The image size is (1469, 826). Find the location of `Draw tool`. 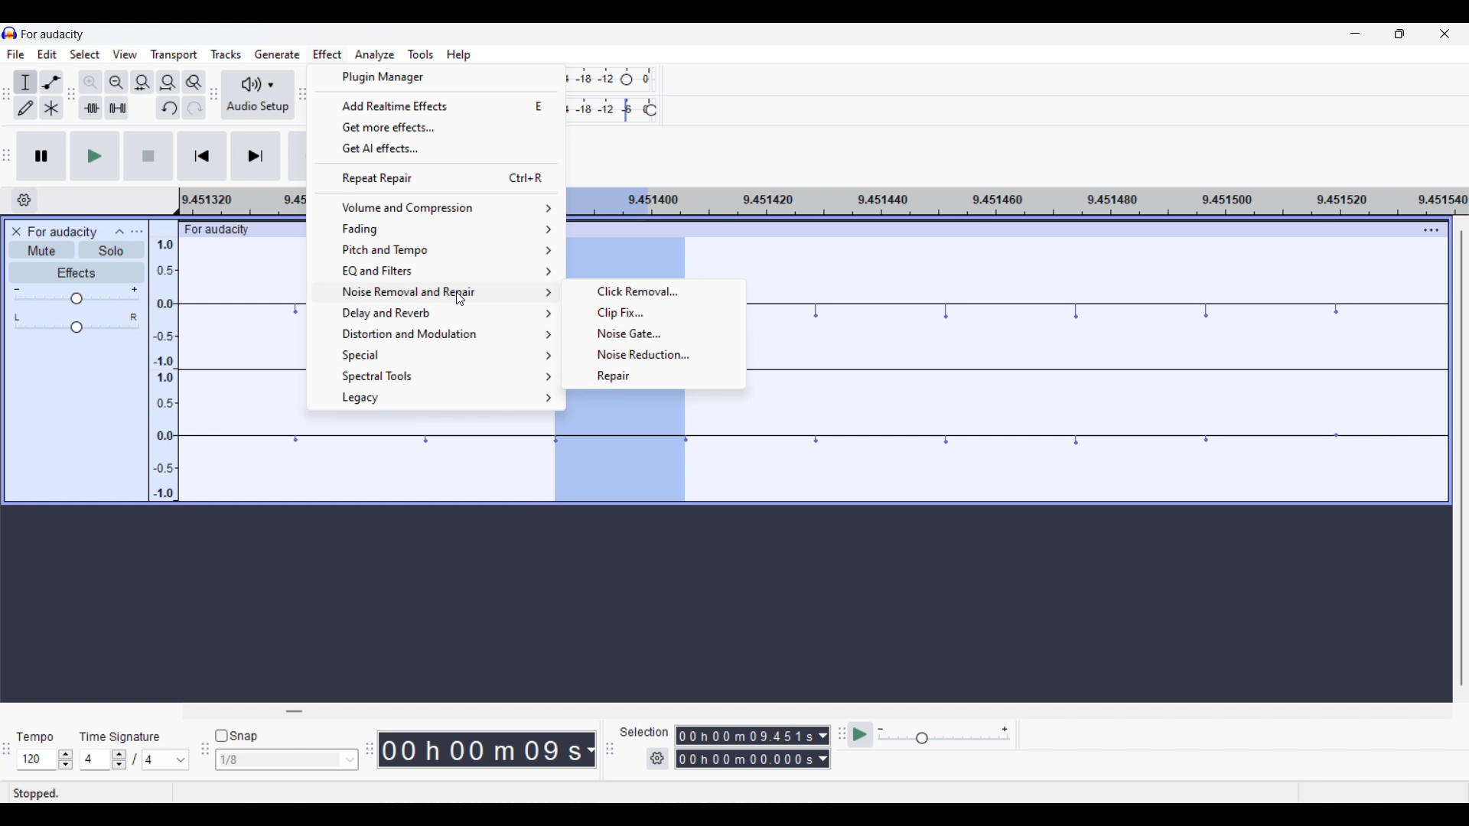

Draw tool is located at coordinates (26, 108).